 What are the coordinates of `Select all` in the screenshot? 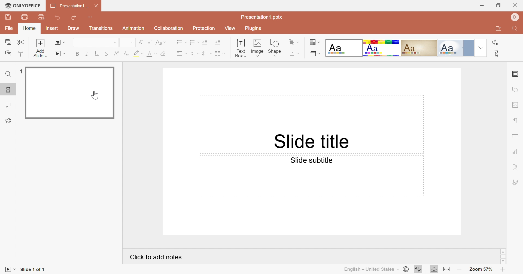 It's located at (495, 54).